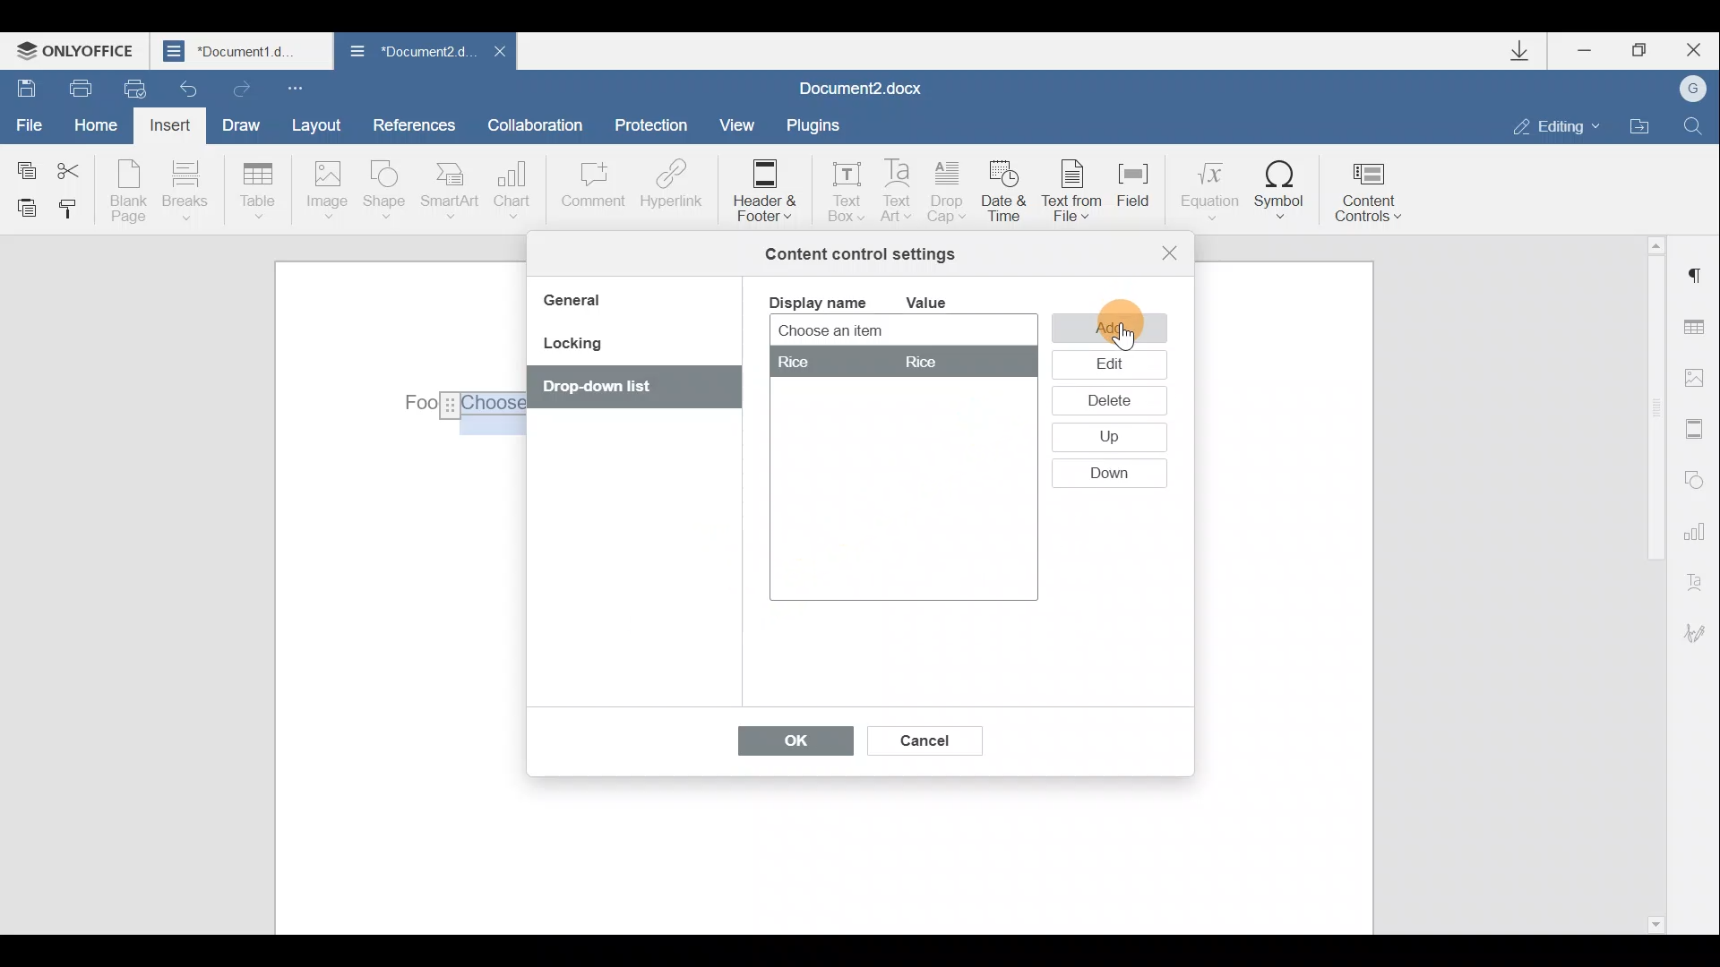 The image size is (1720, 967). What do you see at coordinates (860, 254) in the screenshot?
I see `Content control settings` at bounding box center [860, 254].